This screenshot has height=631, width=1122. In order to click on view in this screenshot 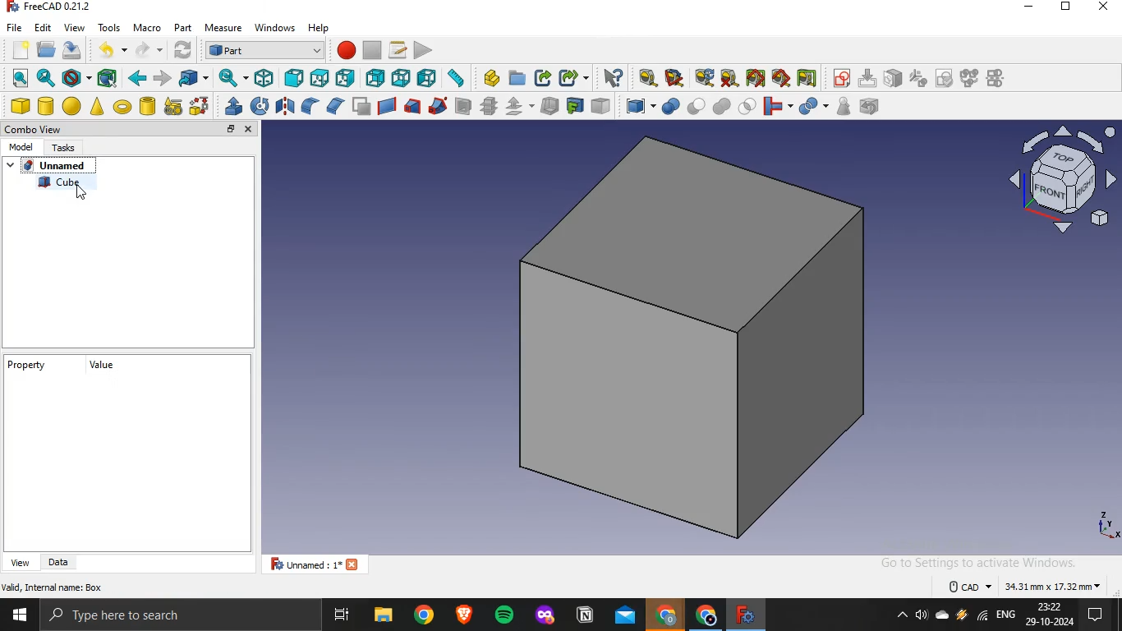, I will do `click(74, 27)`.